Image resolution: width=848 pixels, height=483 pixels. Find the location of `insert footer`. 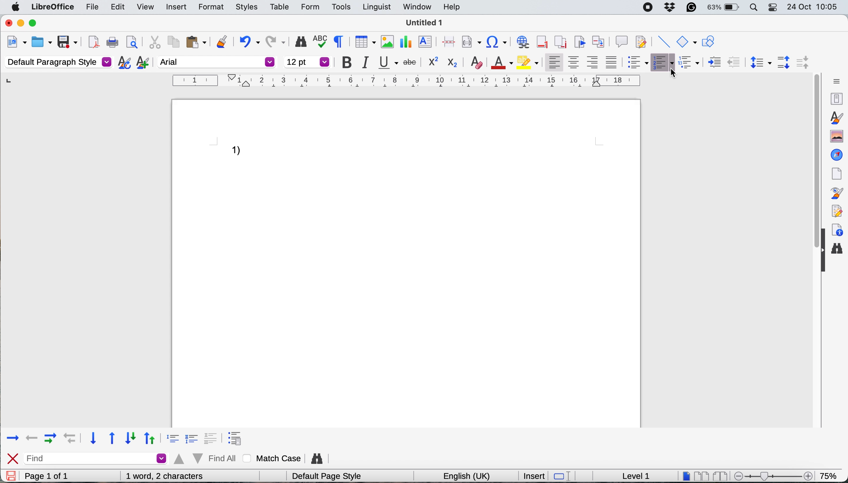

insert footer is located at coordinates (543, 41).